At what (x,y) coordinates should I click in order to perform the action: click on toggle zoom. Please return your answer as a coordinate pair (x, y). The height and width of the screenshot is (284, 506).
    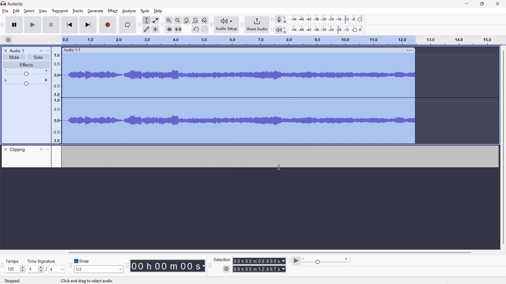
    Looking at the image, I should click on (205, 20).